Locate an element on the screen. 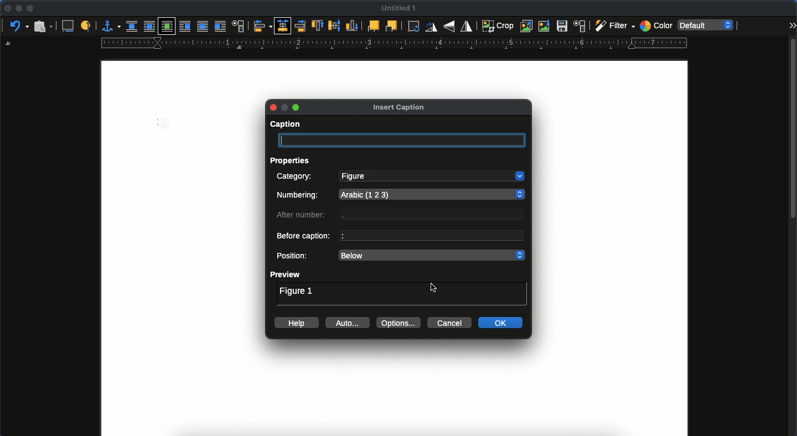 The image size is (797, 436). save is located at coordinates (563, 27).